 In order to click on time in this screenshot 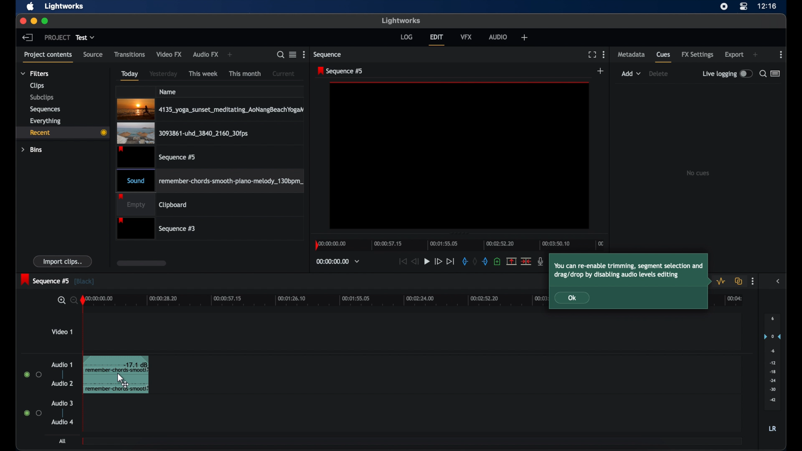, I will do `click(767, 7)`.